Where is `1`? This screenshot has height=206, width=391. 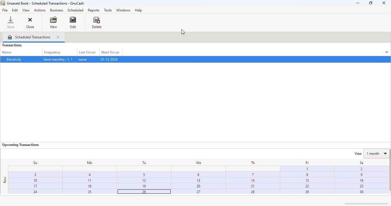 1 is located at coordinates (89, 180).